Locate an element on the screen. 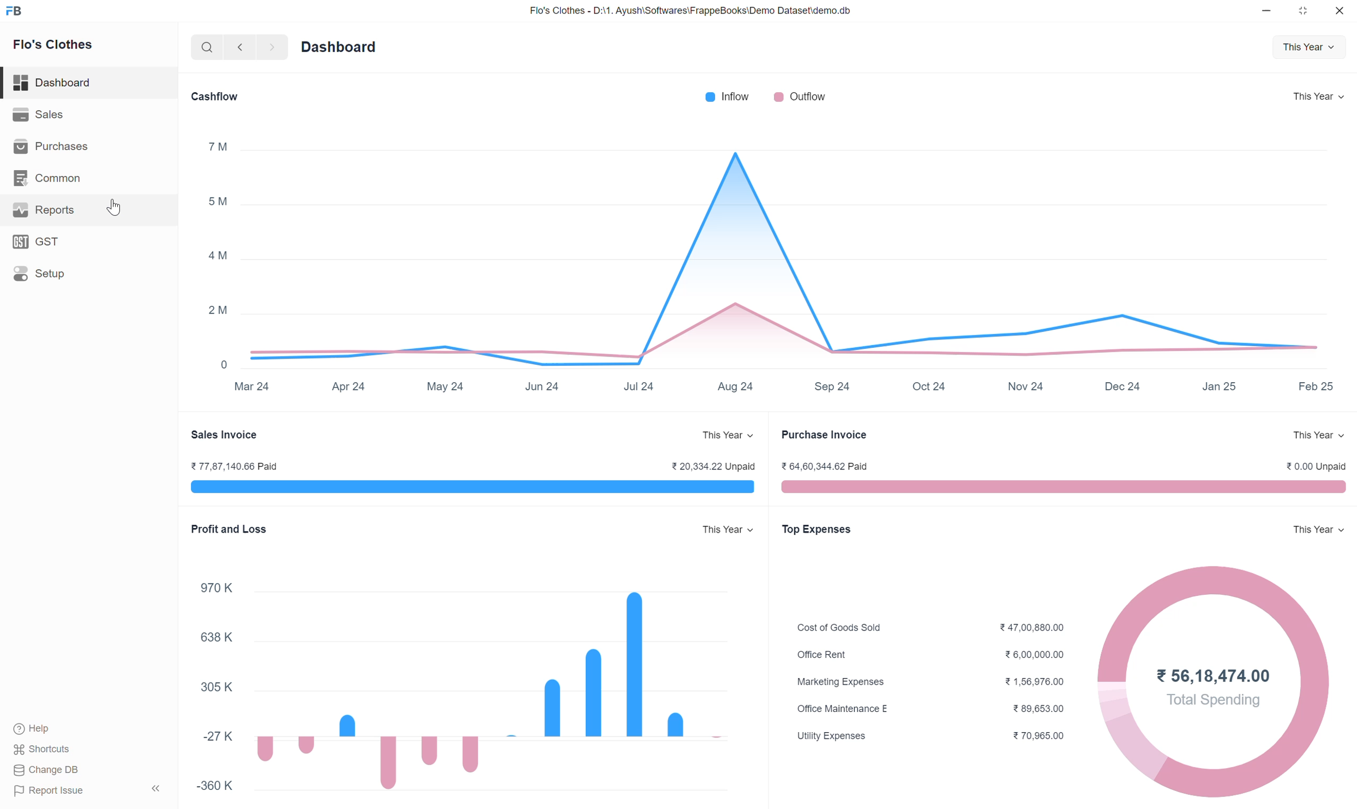  305 k is located at coordinates (215, 687).